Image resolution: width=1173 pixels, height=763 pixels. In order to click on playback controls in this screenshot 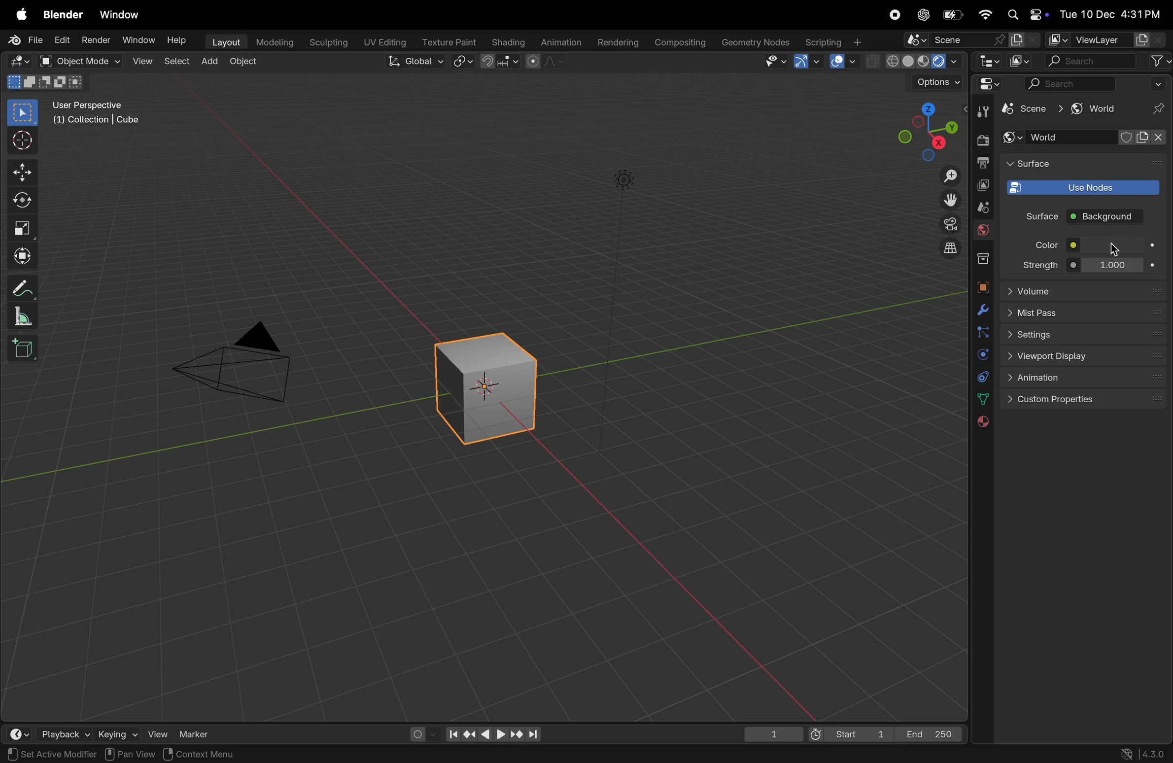, I will do `click(493, 733)`.